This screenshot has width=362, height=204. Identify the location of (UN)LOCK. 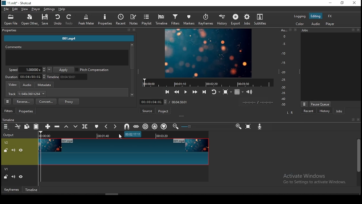
(5, 150).